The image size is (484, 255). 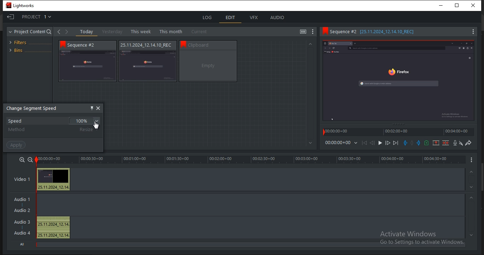 What do you see at coordinates (86, 45) in the screenshot?
I see `Sequence # 2` at bounding box center [86, 45].